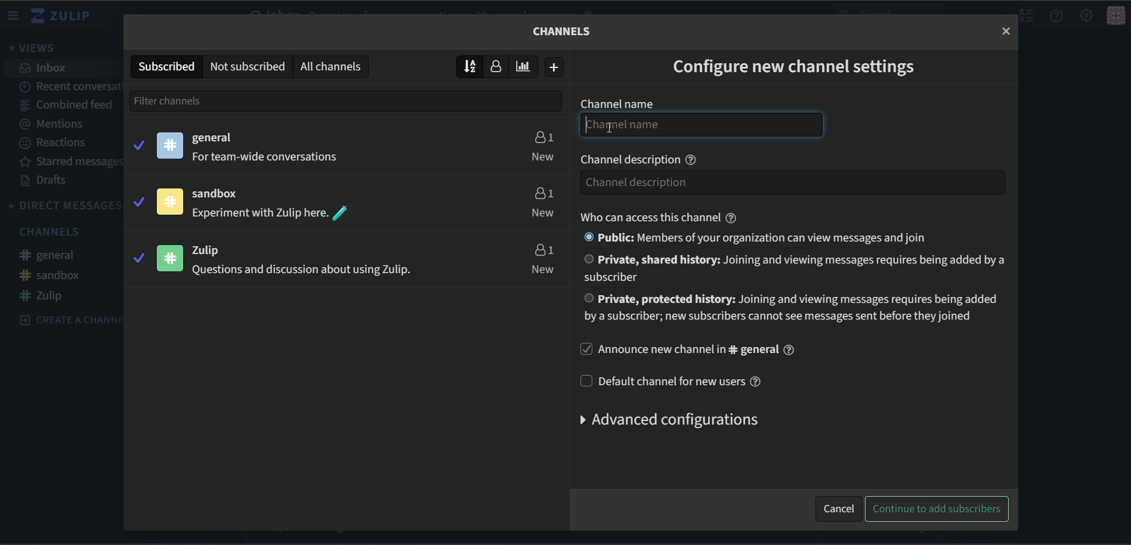 Image resolution: width=1131 pixels, height=545 pixels. Describe the element at coordinates (64, 319) in the screenshot. I see `create a channel` at that location.